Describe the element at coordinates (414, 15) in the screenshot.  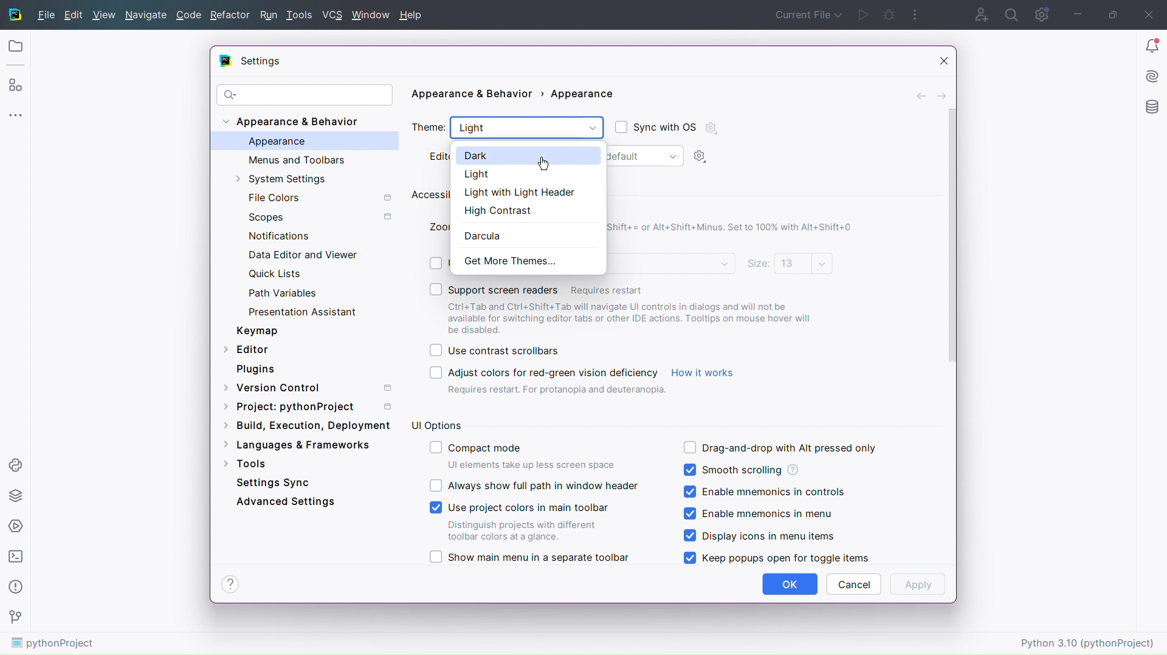
I see `Help` at that location.